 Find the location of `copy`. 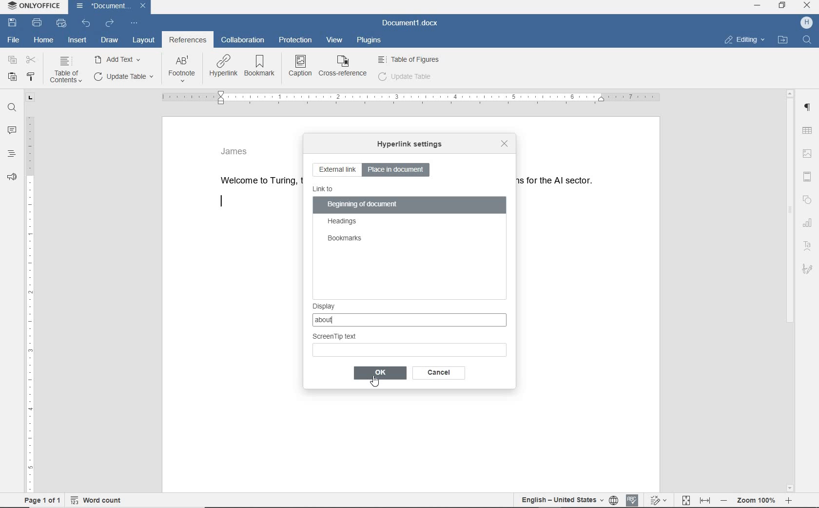

copy is located at coordinates (13, 60).